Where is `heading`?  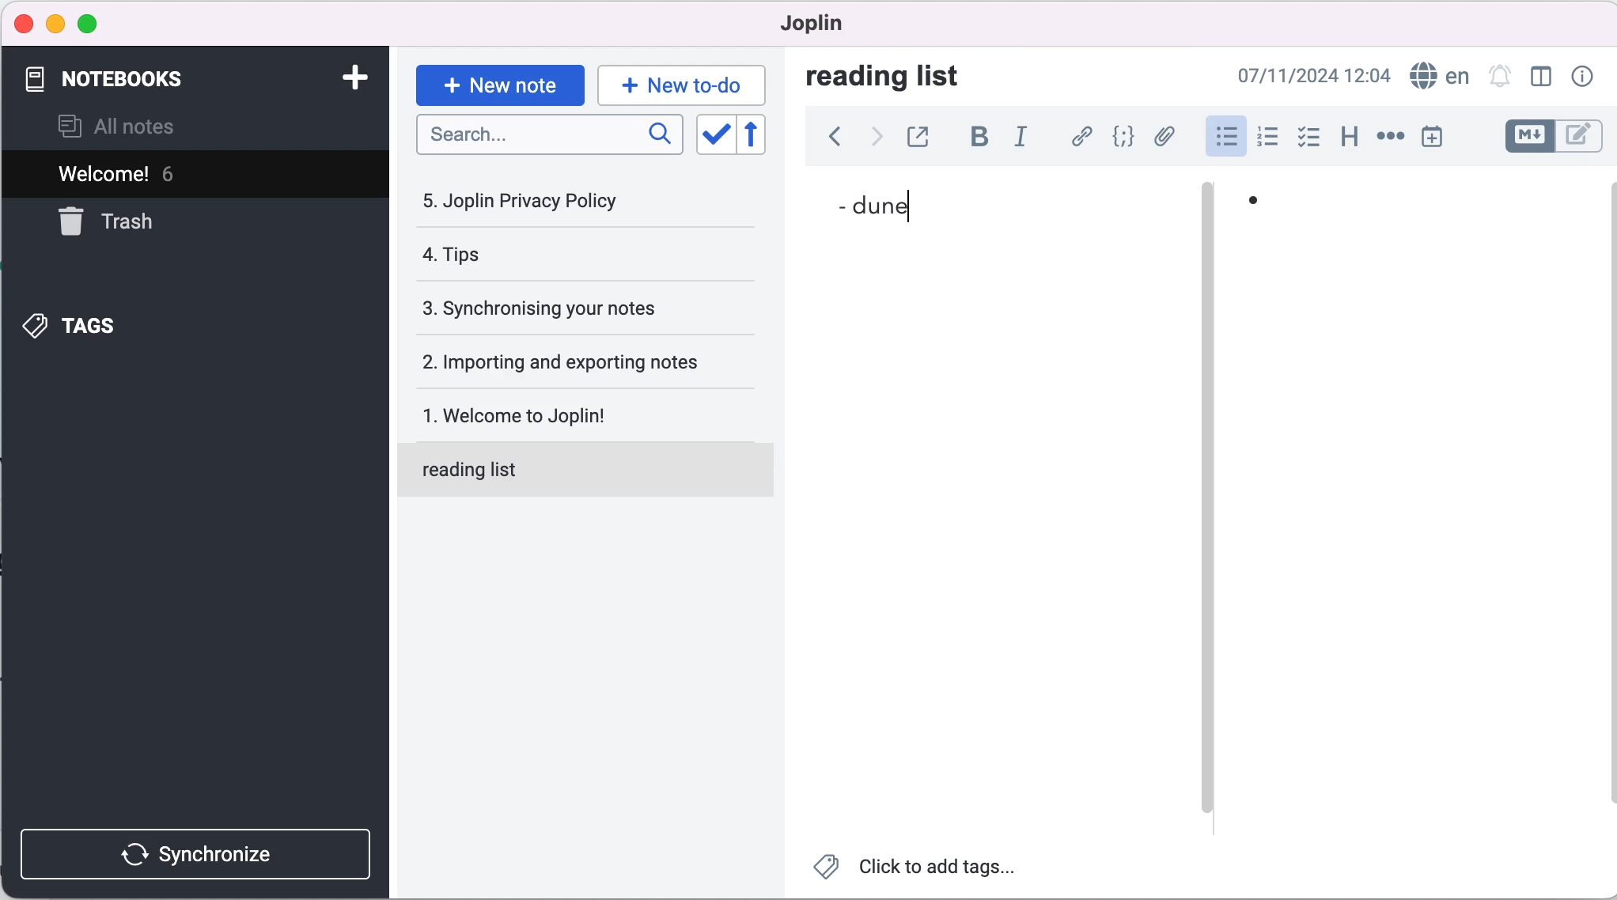 heading is located at coordinates (1350, 141).